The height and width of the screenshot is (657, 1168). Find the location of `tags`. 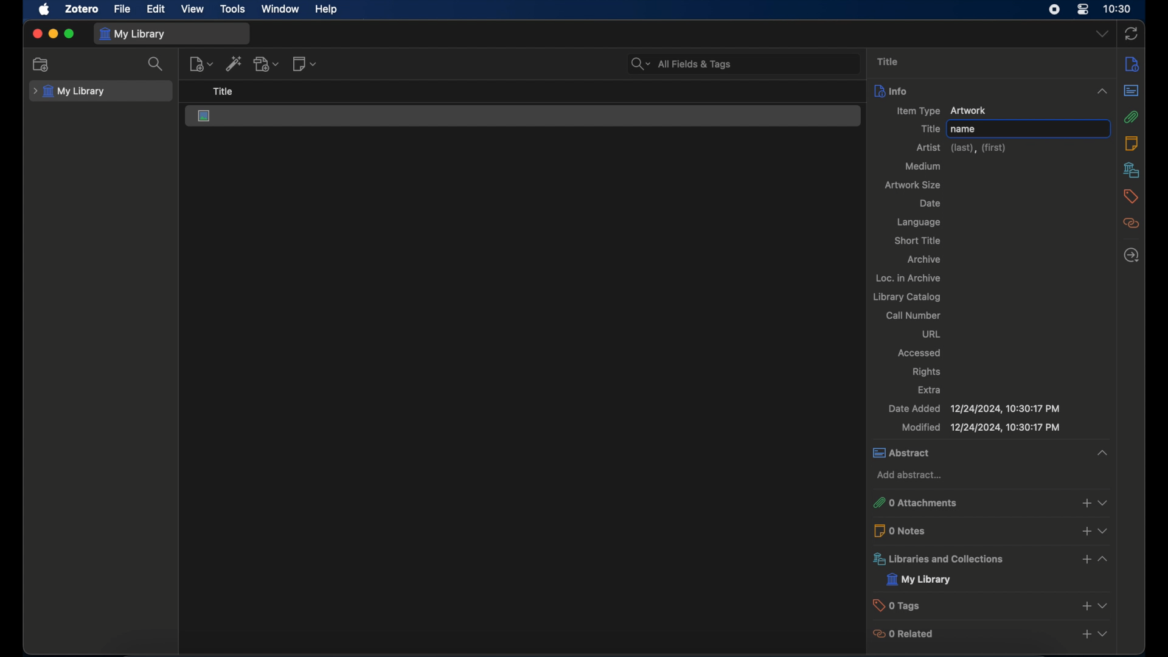

tags is located at coordinates (1129, 196).